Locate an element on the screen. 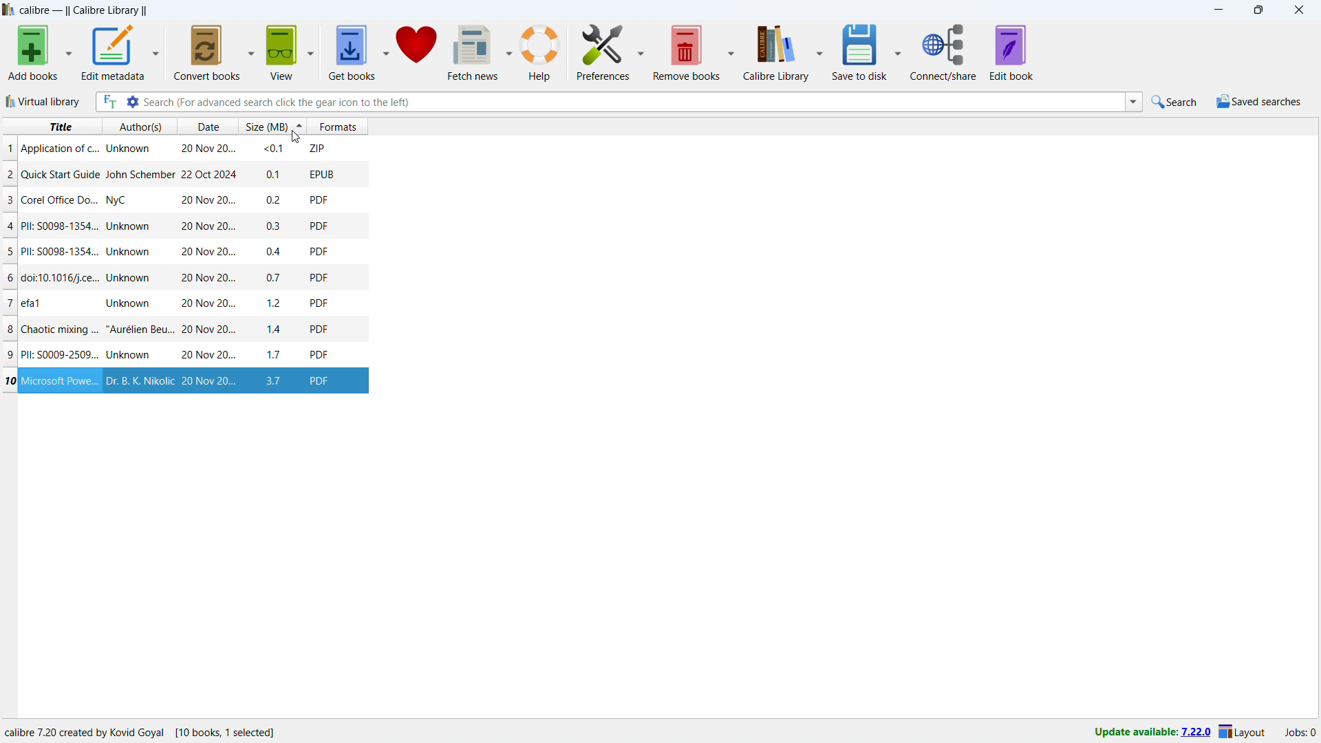 The height and width of the screenshot is (743, 1321). EPUB is located at coordinates (322, 380).